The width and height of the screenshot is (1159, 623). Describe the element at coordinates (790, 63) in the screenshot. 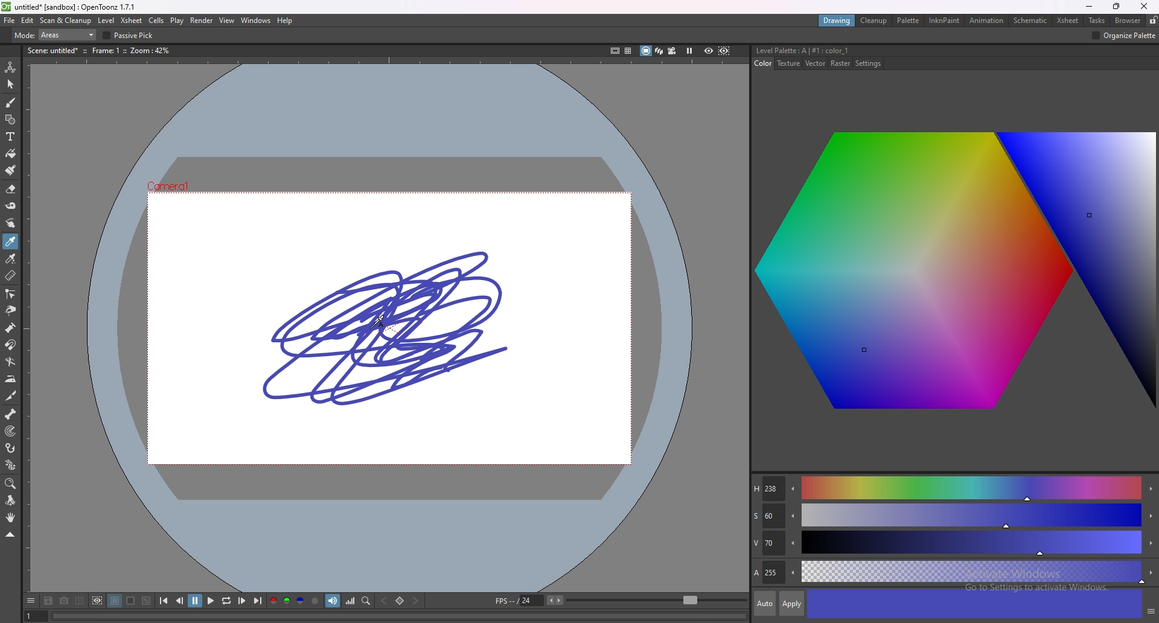

I see `texture` at that location.